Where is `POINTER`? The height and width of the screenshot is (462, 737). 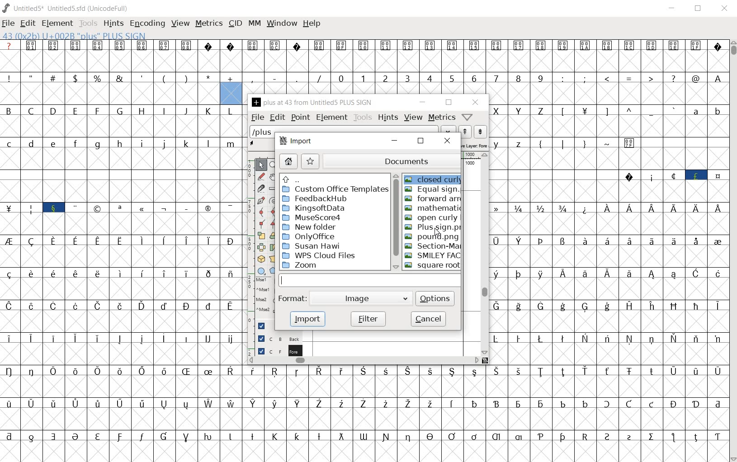
POINTER is located at coordinates (260, 165).